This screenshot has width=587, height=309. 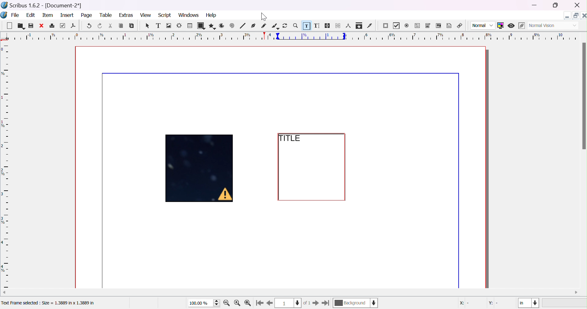 I want to click on arc, so click(x=222, y=25).